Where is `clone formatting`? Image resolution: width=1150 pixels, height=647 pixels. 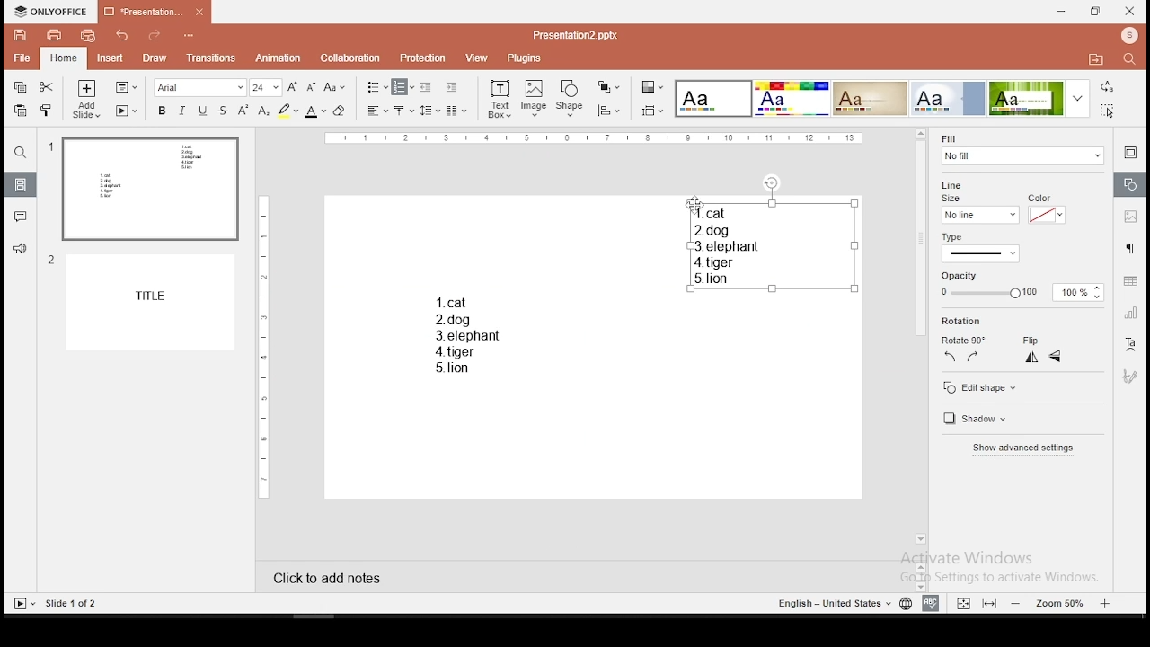
clone formatting is located at coordinates (49, 111).